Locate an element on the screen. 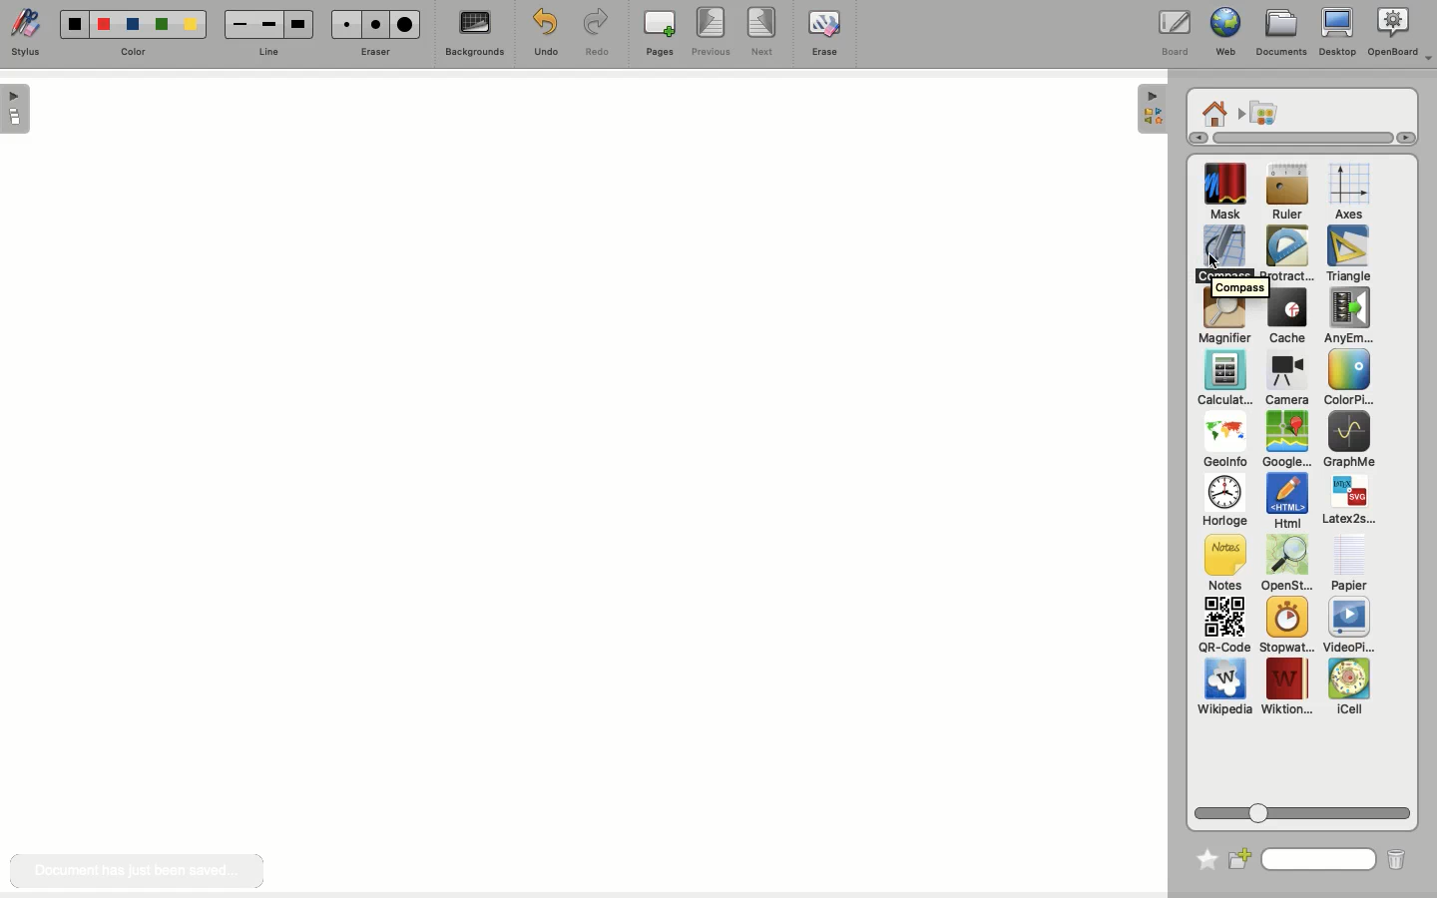 Image resolution: width=1437 pixels, height=898 pixels. Mask is located at coordinates (1225, 194).